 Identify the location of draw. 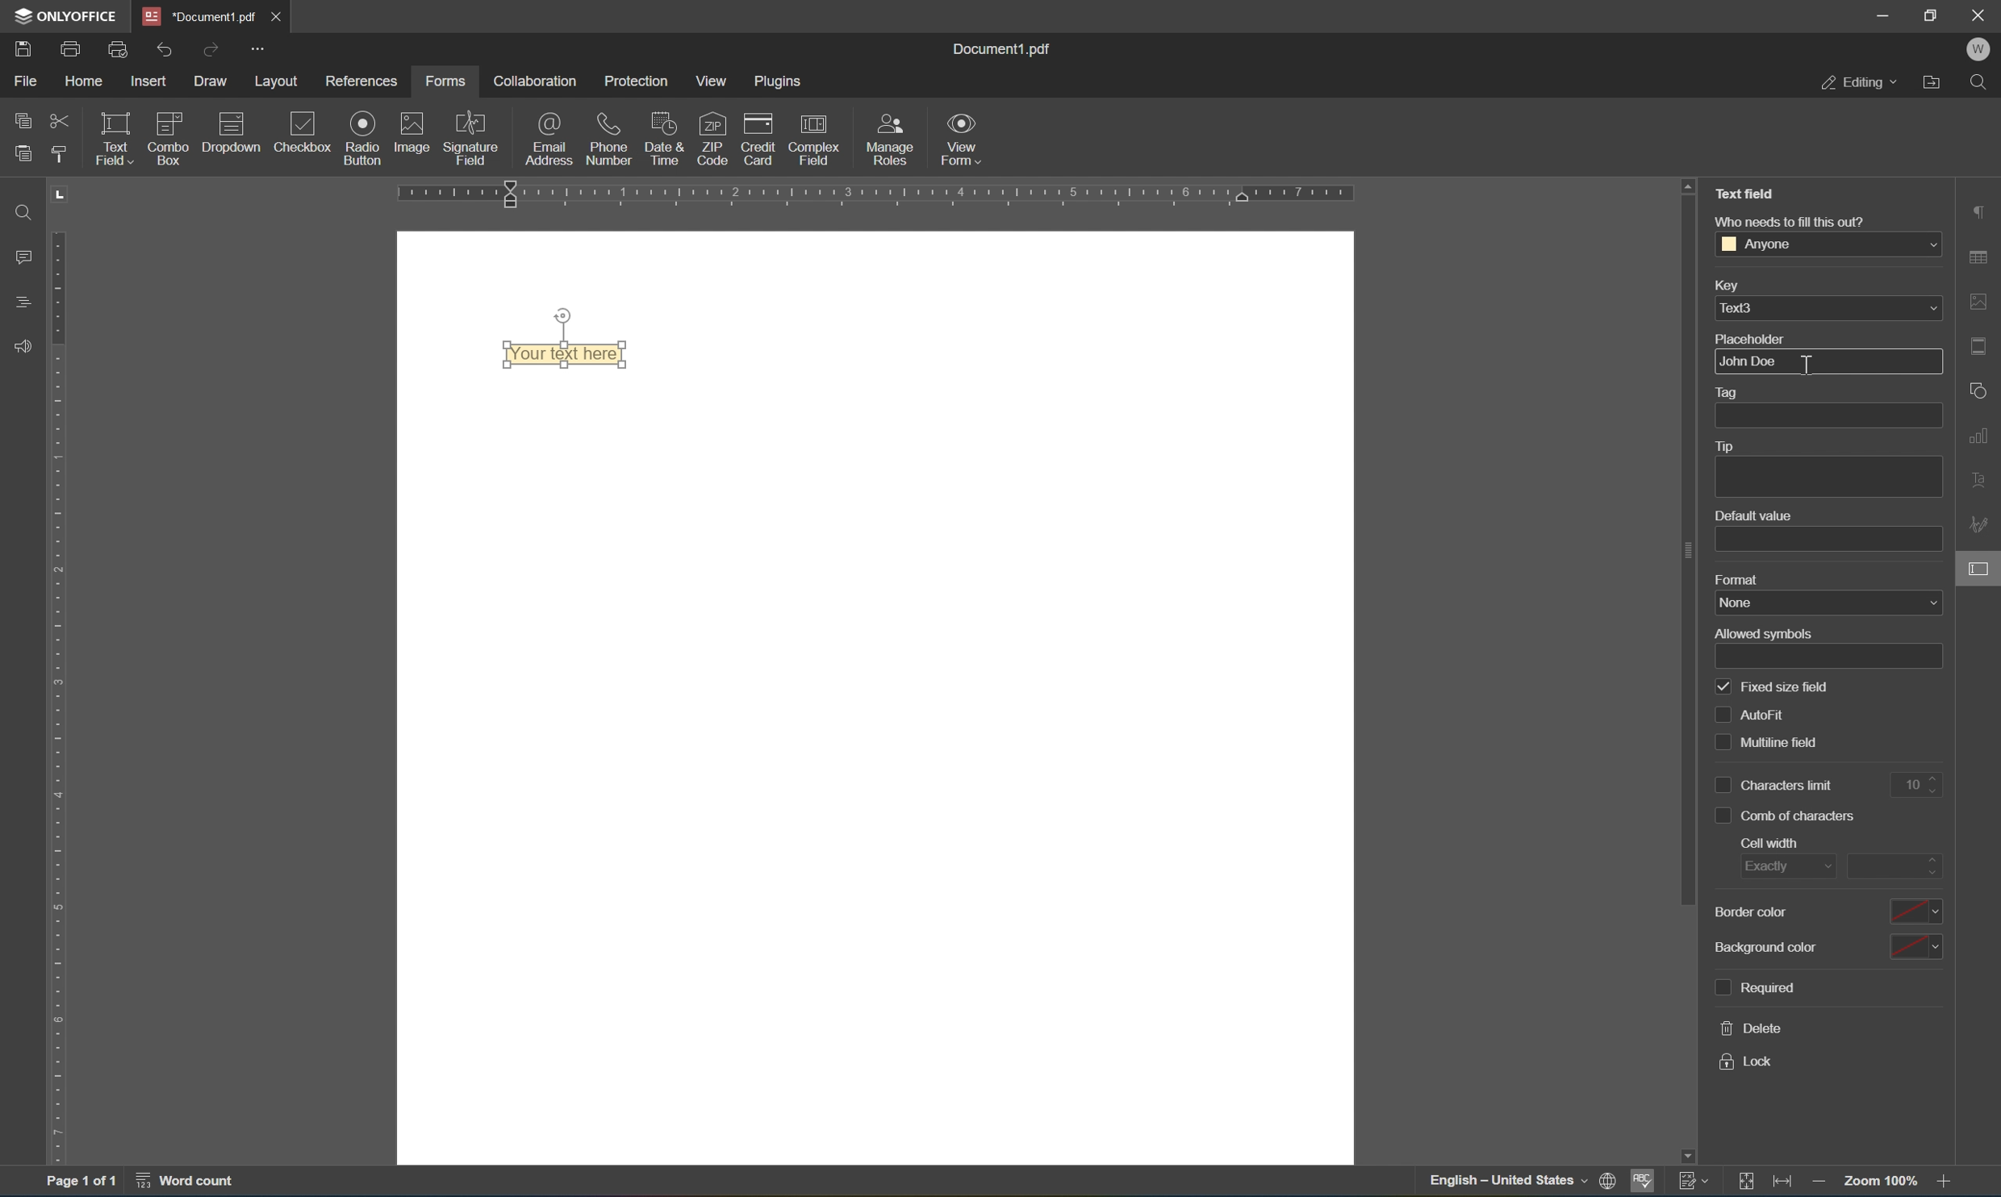
(214, 77).